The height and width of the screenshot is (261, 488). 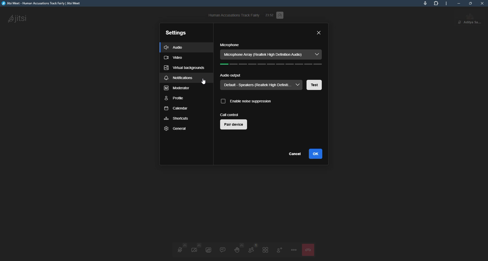 What do you see at coordinates (310, 249) in the screenshot?
I see `end call` at bounding box center [310, 249].